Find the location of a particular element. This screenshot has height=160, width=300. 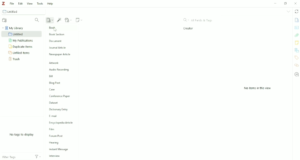

Related is located at coordinates (296, 65).